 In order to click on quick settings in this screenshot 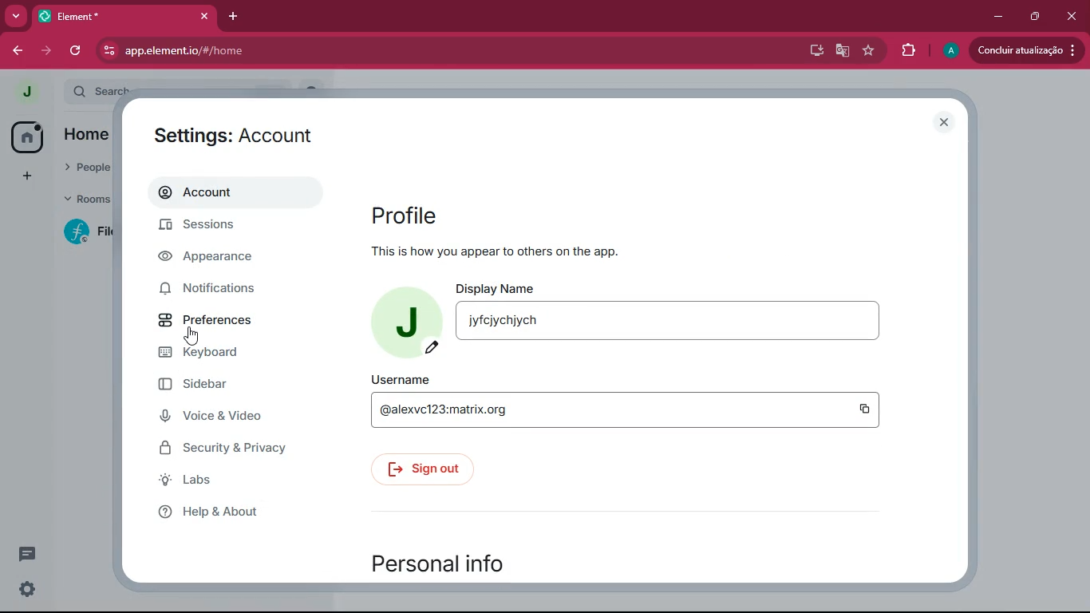, I will do `click(27, 589)`.